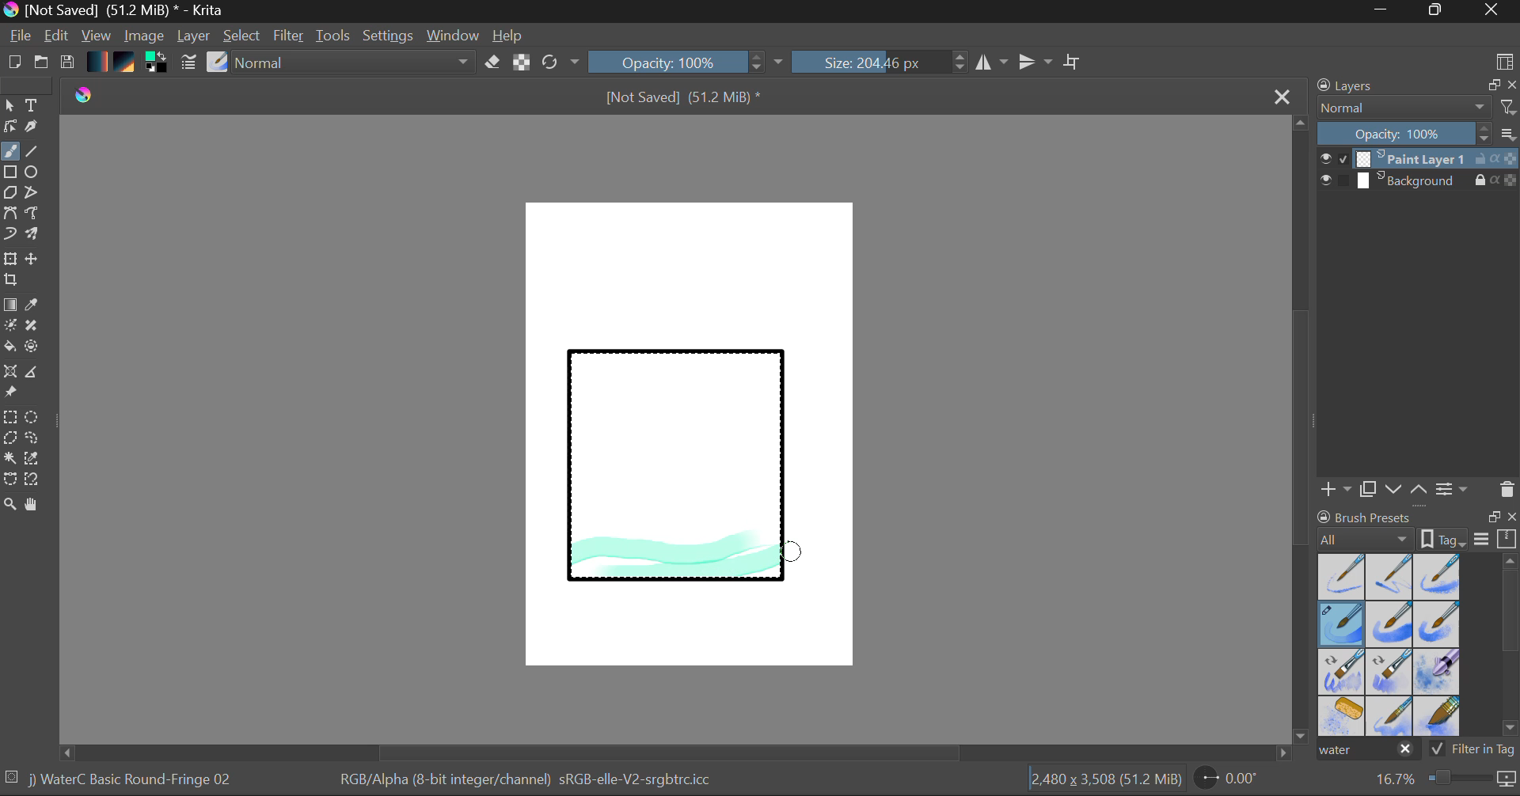 The image size is (1520, 796). Describe the element at coordinates (10, 304) in the screenshot. I see `Fill Gradient` at that location.